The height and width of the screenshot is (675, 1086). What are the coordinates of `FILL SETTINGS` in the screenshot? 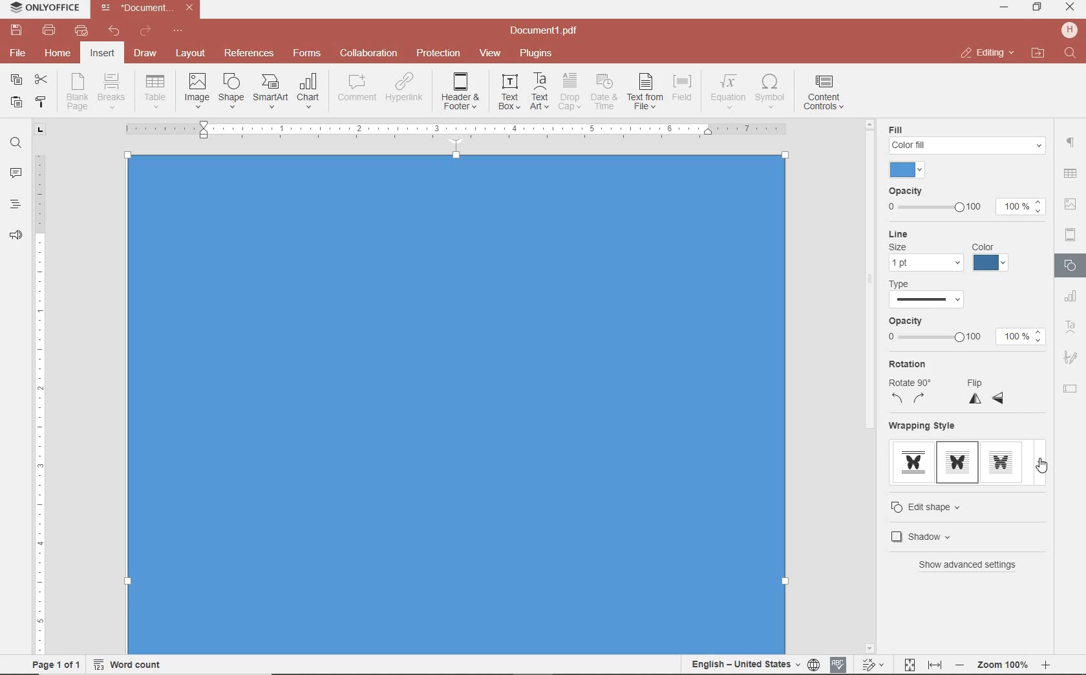 It's located at (963, 149).